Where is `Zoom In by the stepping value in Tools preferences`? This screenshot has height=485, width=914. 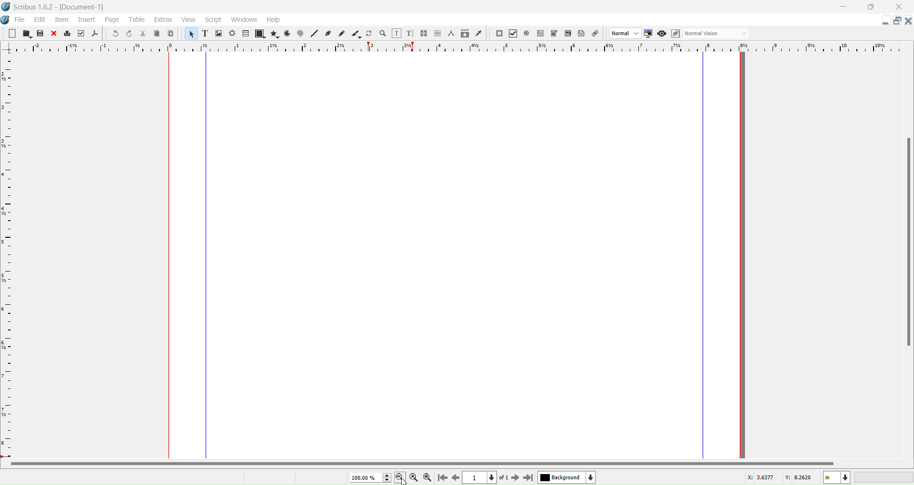
Zoom In by the stepping value in Tools preferences is located at coordinates (429, 478).